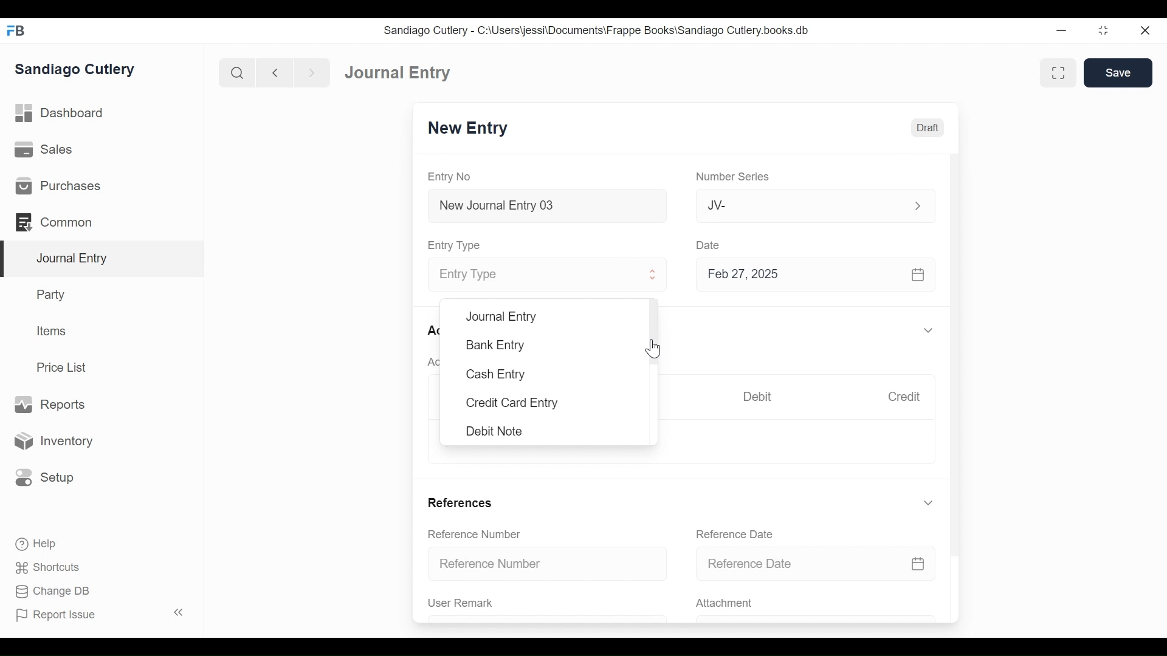  I want to click on Sandiago Cutlery, so click(77, 70).